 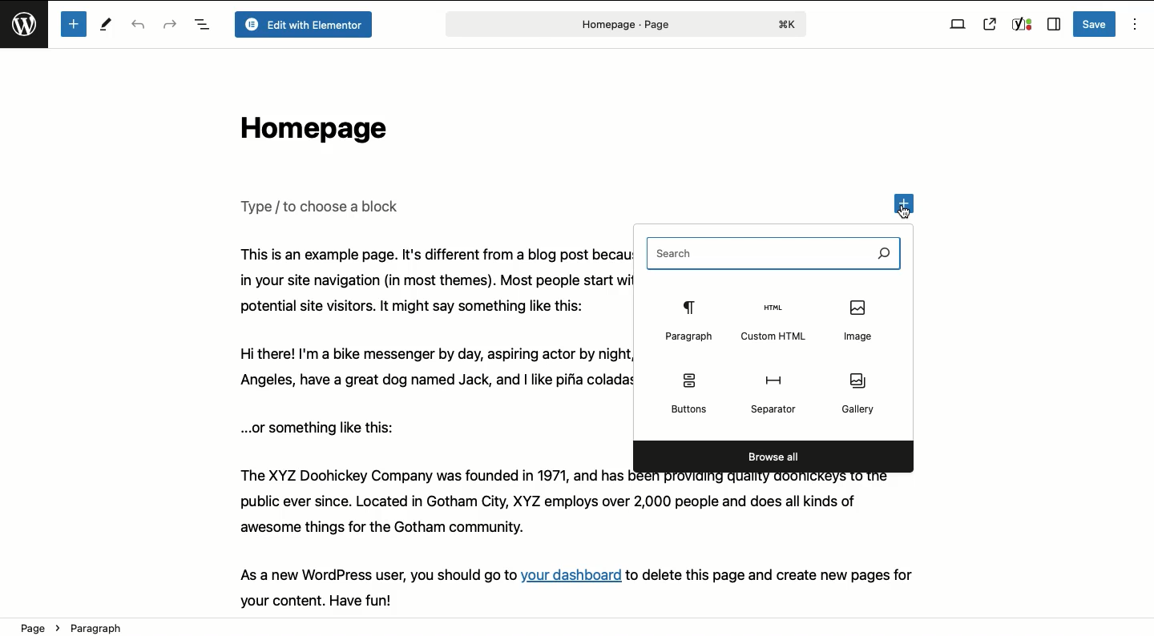 I want to click on Save, so click(x=1095, y=24).